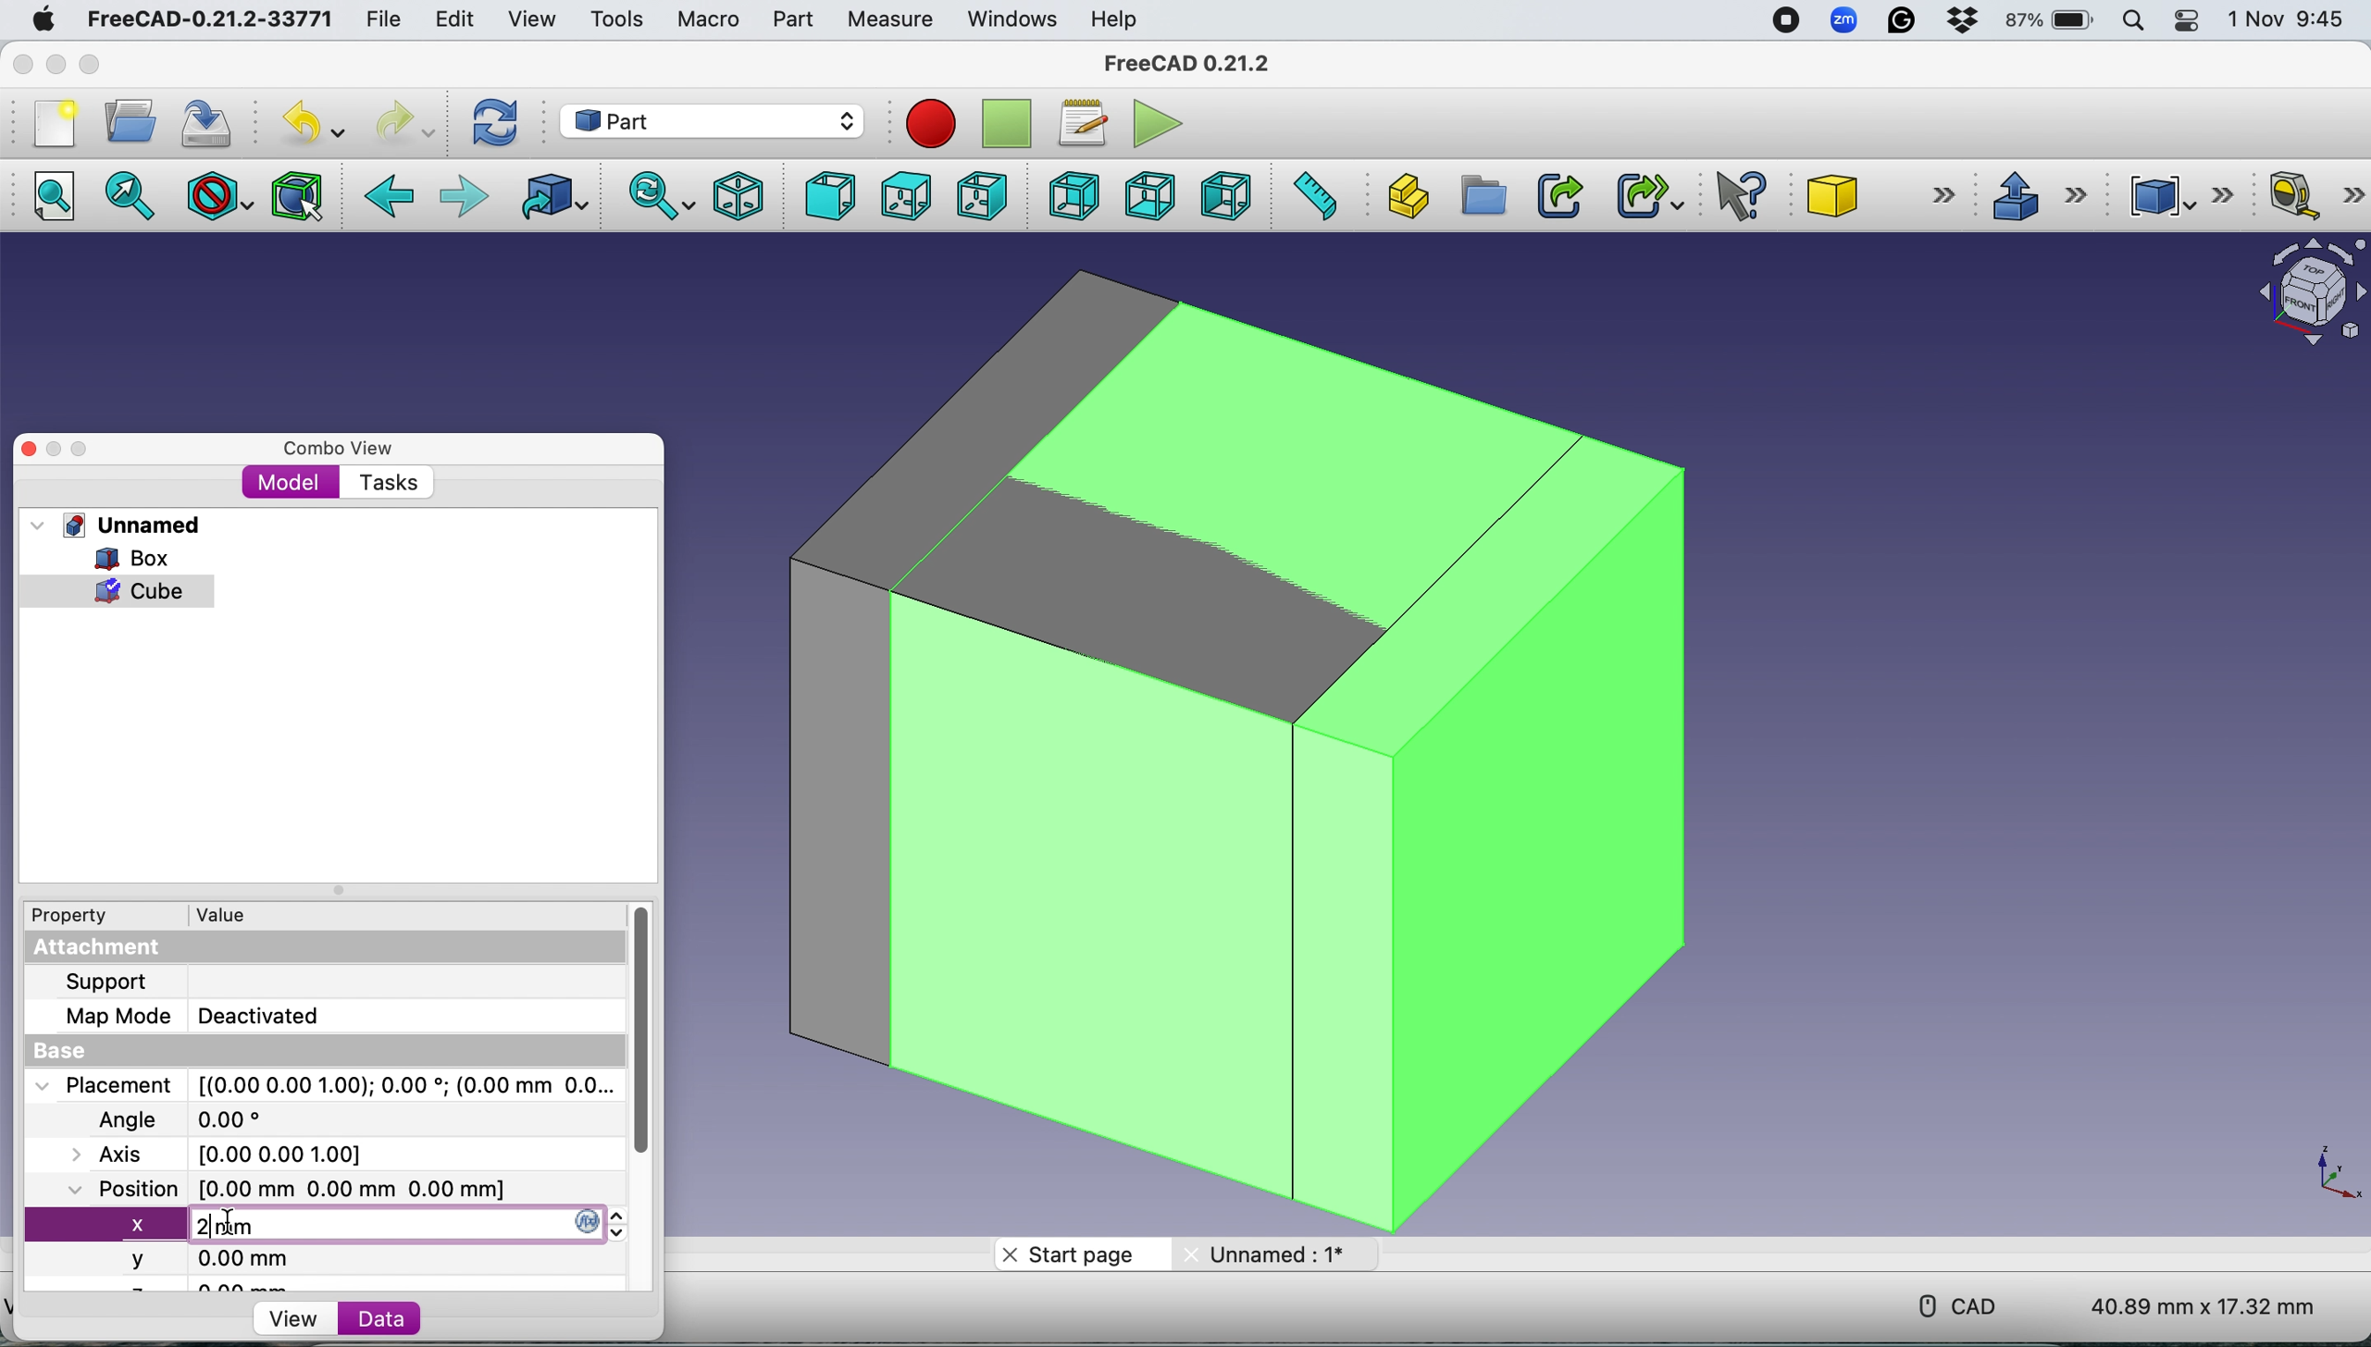  Describe the element at coordinates (115, 558) in the screenshot. I see `Box` at that location.